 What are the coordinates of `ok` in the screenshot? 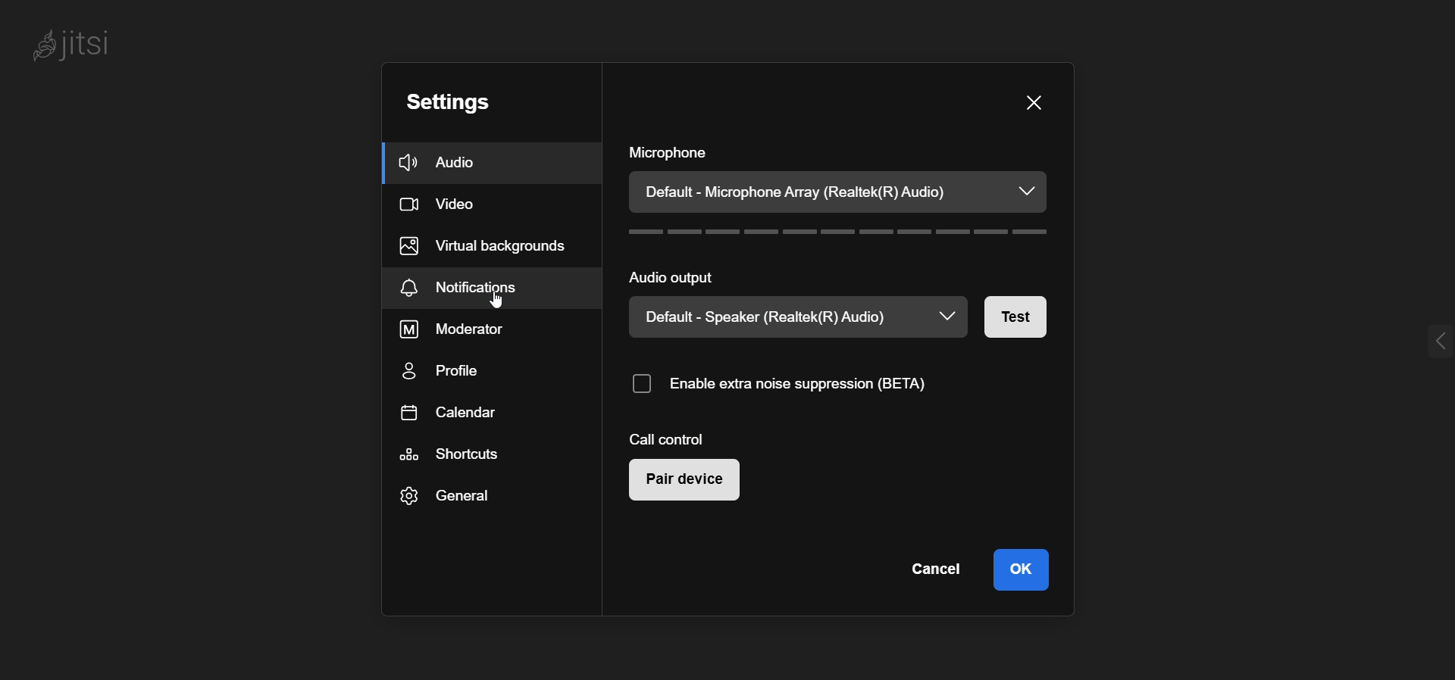 It's located at (1028, 572).